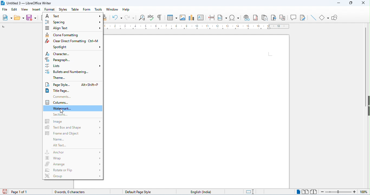 The image size is (370, 195). Describe the element at coordinates (223, 17) in the screenshot. I see `insert field` at that location.